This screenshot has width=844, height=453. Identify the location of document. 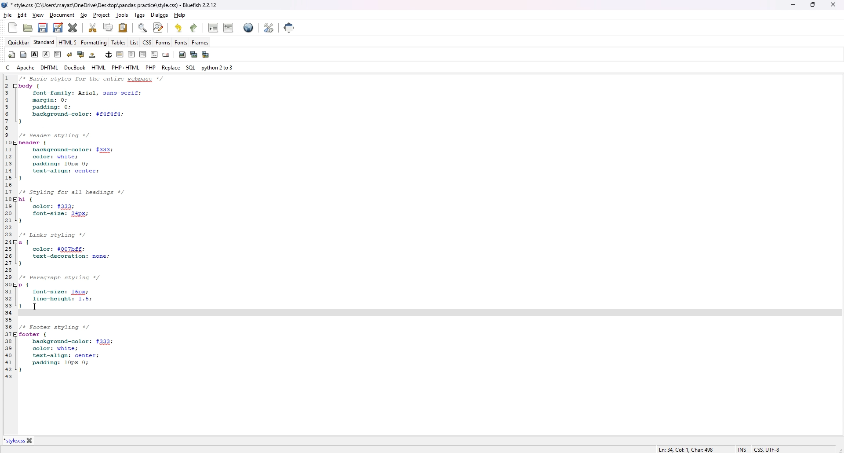
(62, 15).